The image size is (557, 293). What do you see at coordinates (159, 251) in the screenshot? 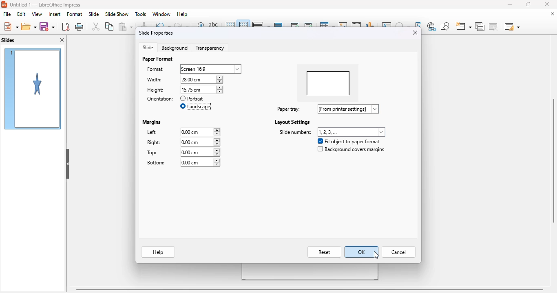
I see `help` at bounding box center [159, 251].